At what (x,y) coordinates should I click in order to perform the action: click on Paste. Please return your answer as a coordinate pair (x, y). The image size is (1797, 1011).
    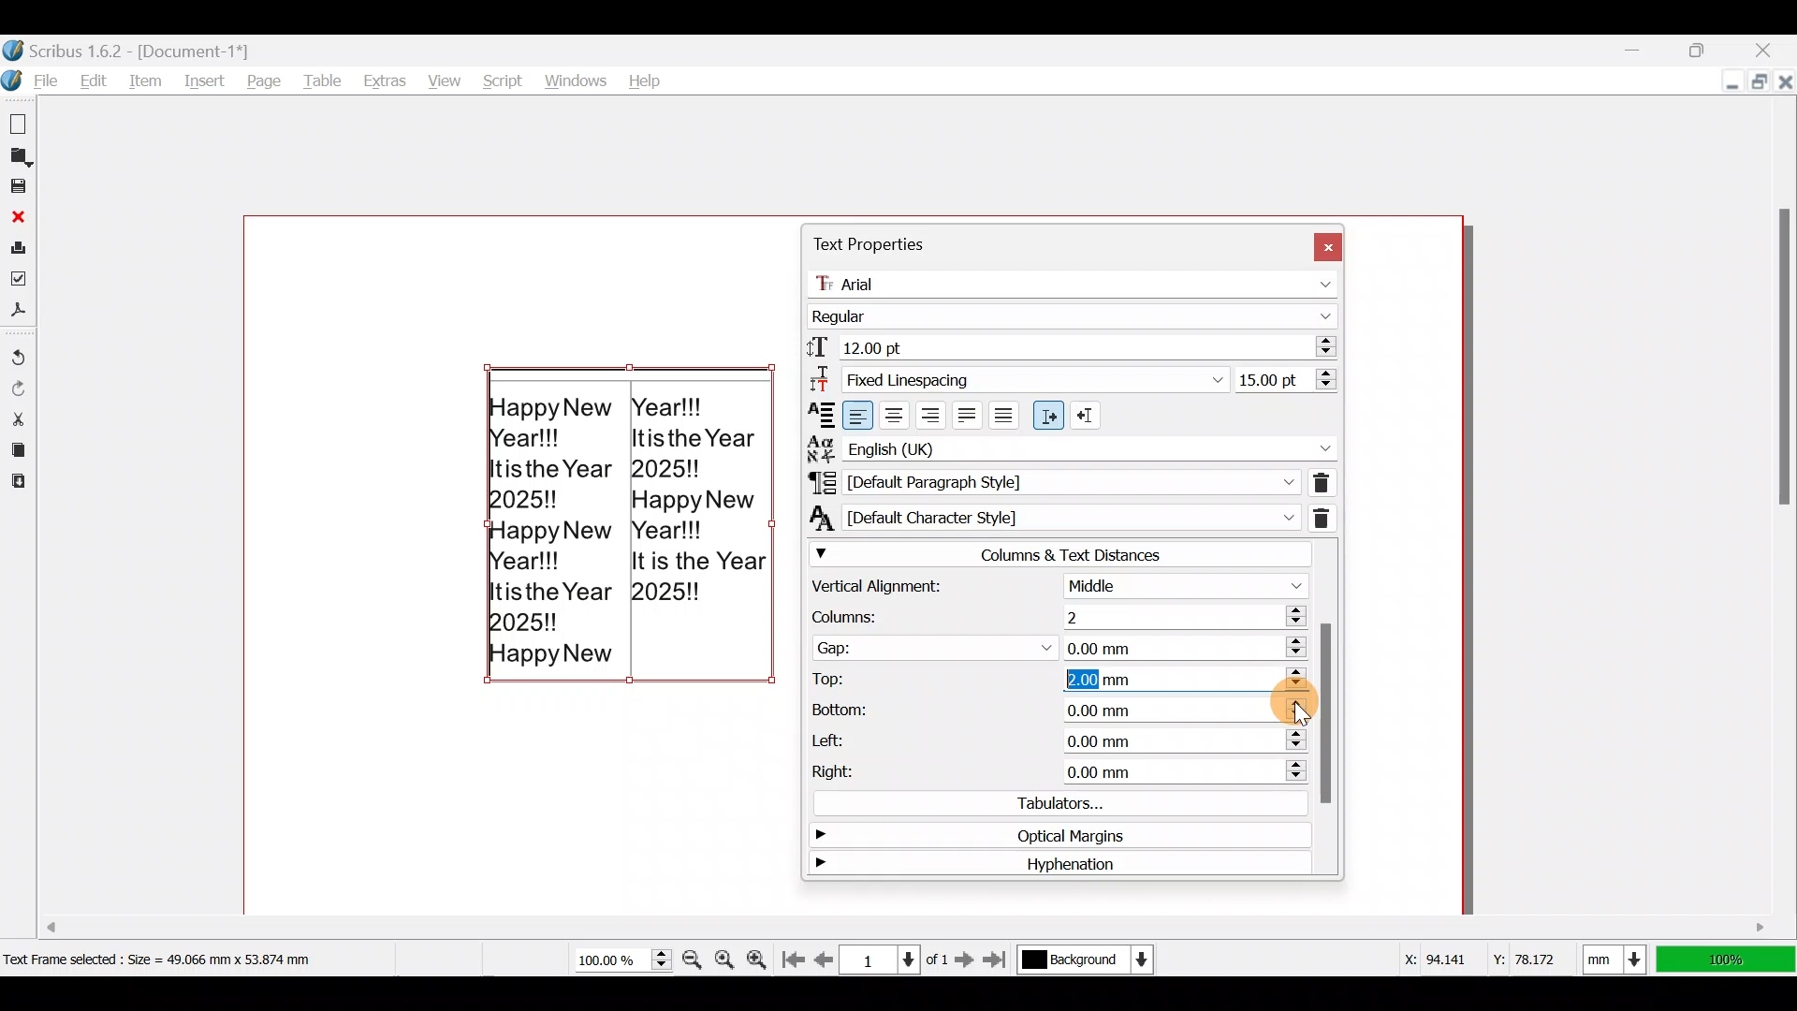
    Looking at the image, I should click on (17, 484).